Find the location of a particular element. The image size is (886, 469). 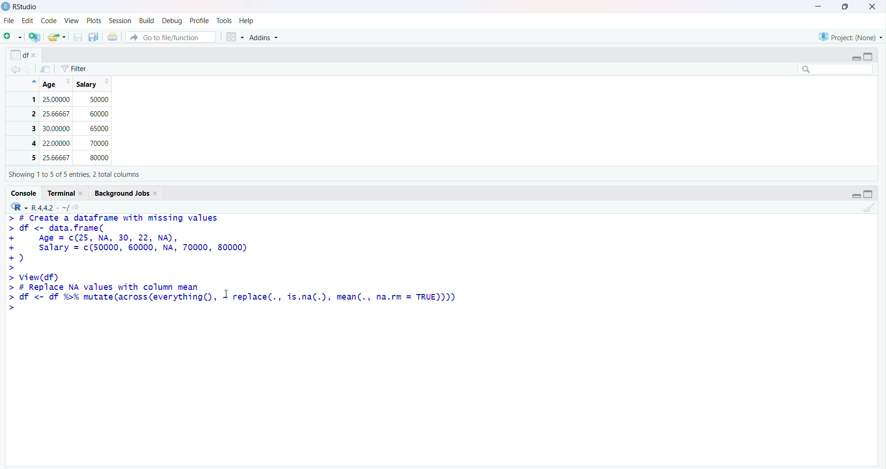

Session is located at coordinates (119, 20).